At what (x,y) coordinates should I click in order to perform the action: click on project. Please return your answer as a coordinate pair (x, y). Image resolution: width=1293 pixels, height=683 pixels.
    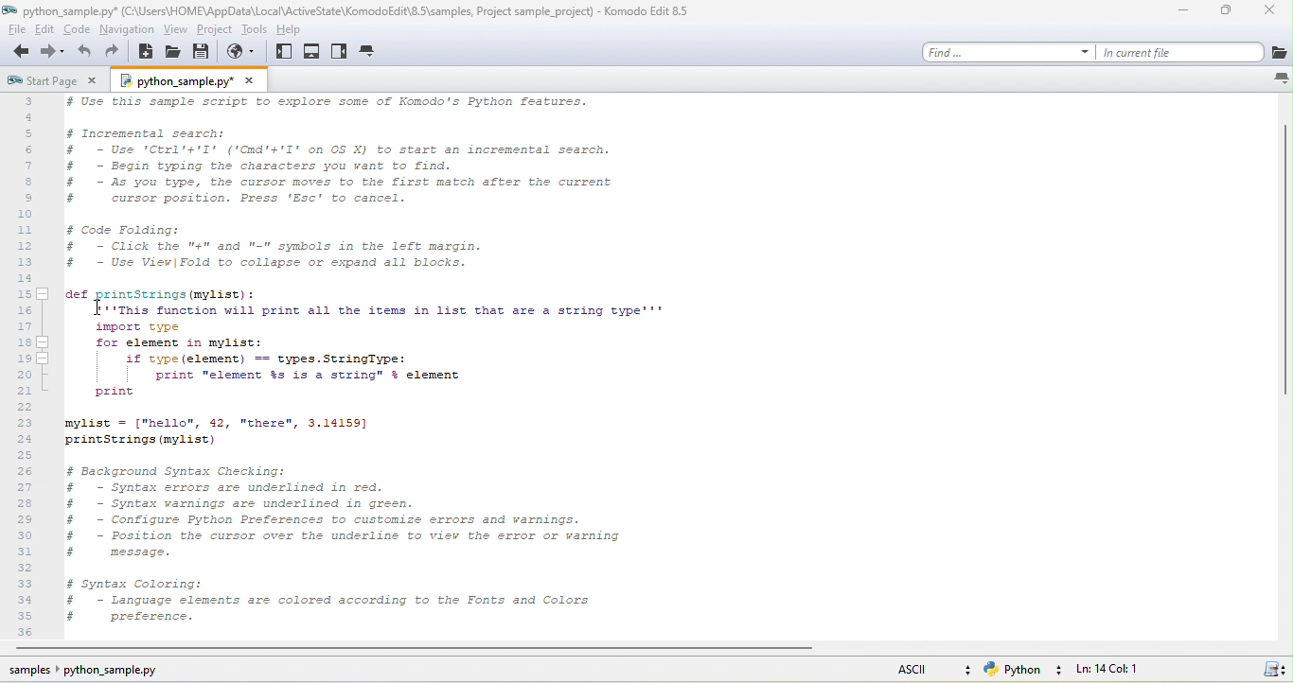
    Looking at the image, I should click on (216, 30).